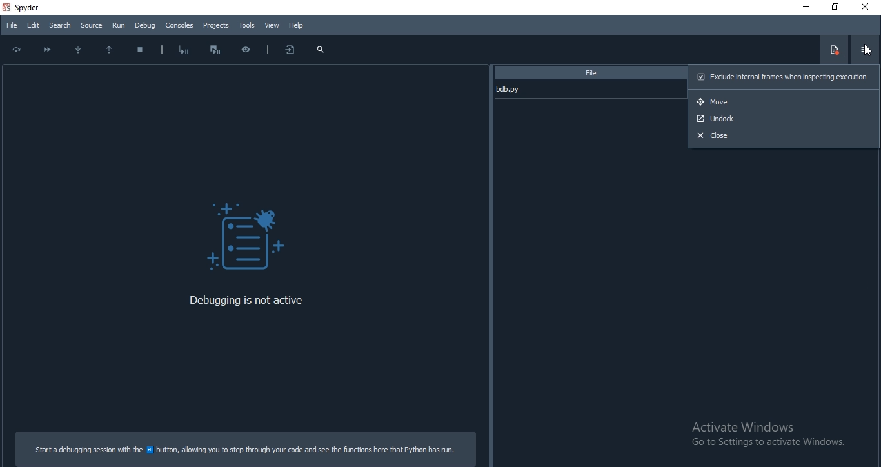 The width and height of the screenshot is (881, 467). I want to click on Execute till; function or methods return, so click(110, 52).